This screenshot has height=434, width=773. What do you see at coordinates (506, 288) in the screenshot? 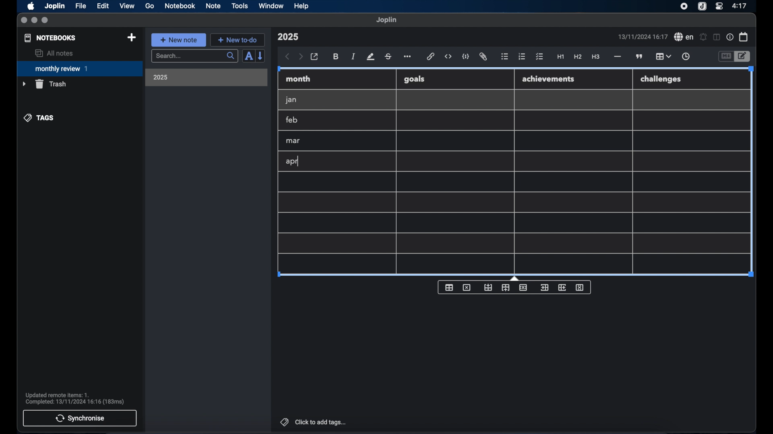
I see `insert row after` at bounding box center [506, 288].